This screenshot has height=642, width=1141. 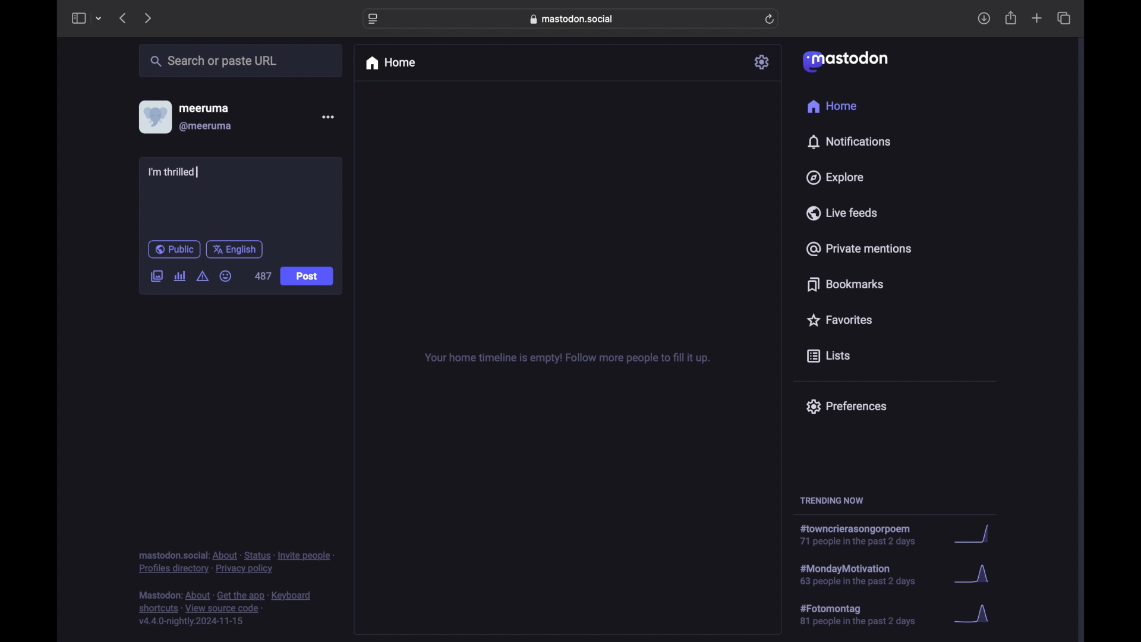 What do you see at coordinates (841, 212) in the screenshot?
I see `live feeds` at bounding box center [841, 212].